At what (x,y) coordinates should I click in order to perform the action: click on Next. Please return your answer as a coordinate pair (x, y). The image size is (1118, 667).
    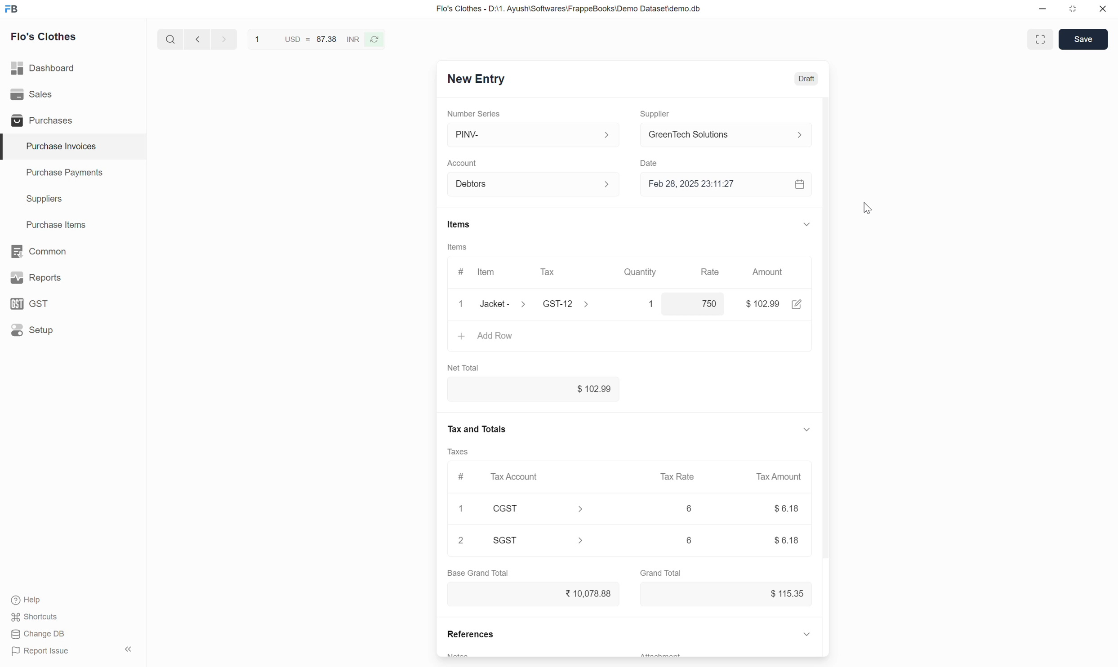
    Looking at the image, I should click on (225, 39).